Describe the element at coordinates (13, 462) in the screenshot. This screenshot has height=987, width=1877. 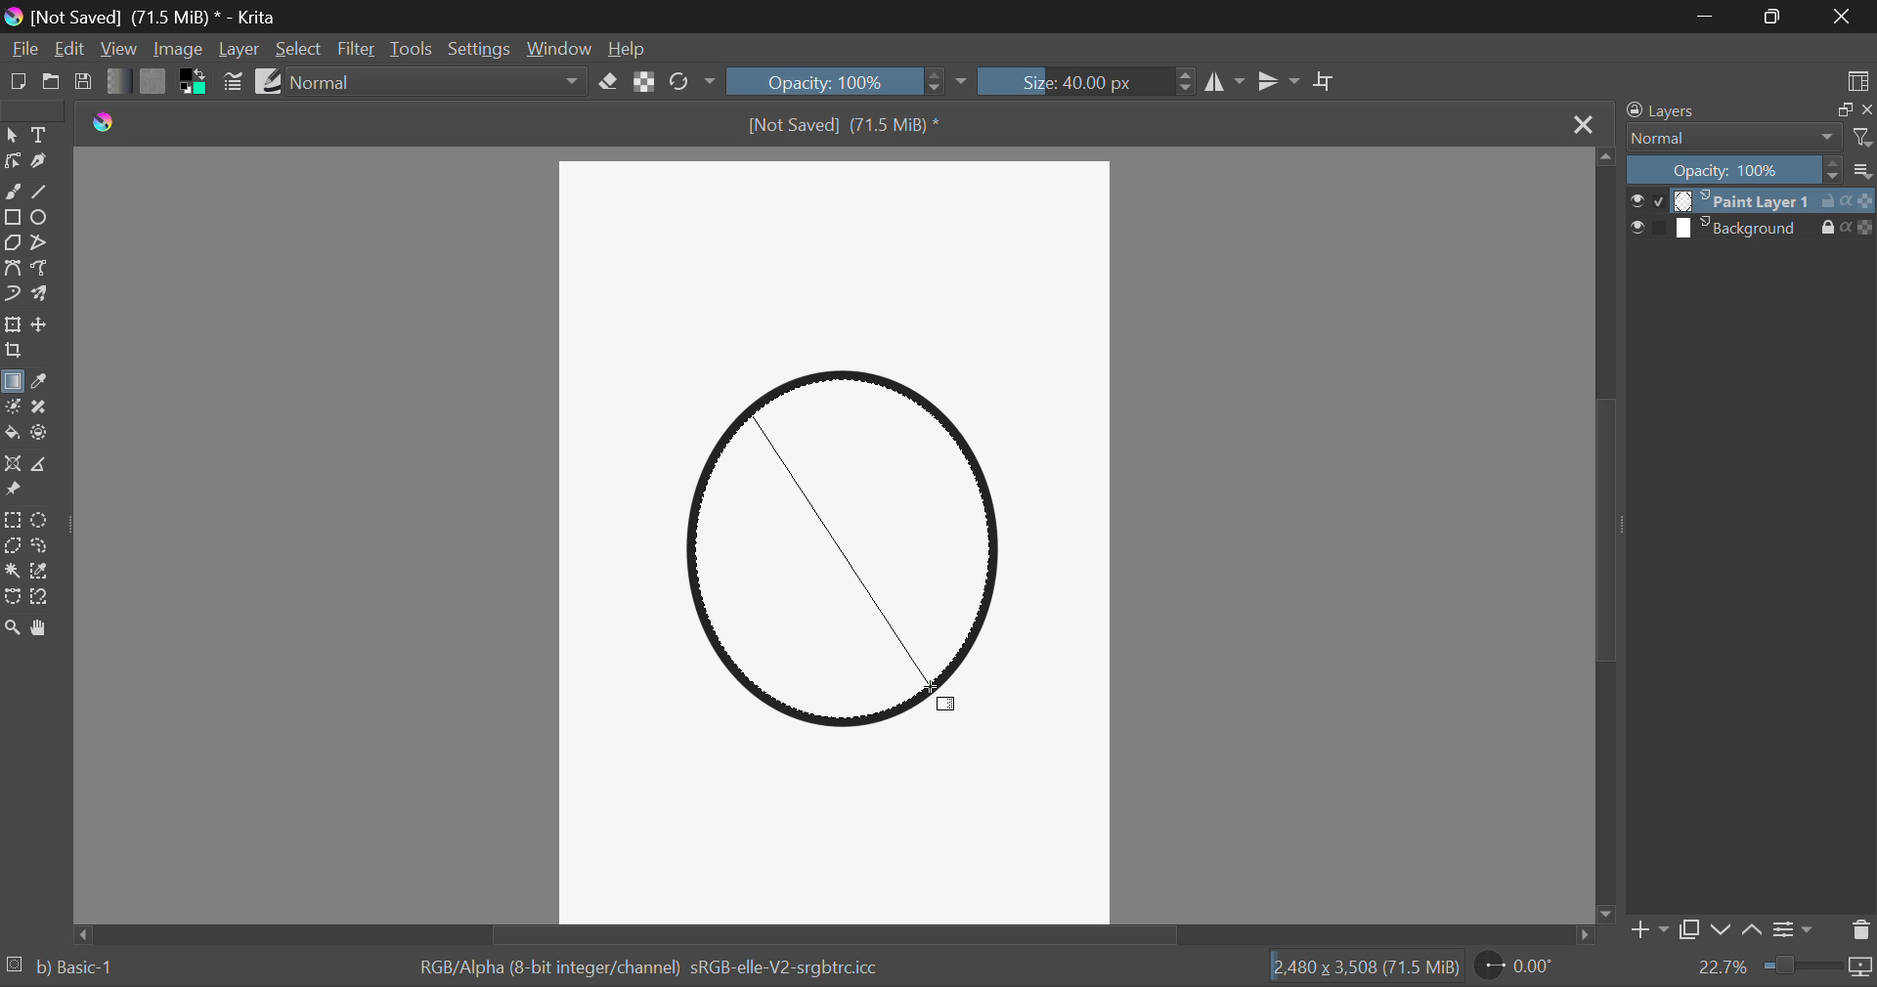
I see `Assistant Tool` at that location.